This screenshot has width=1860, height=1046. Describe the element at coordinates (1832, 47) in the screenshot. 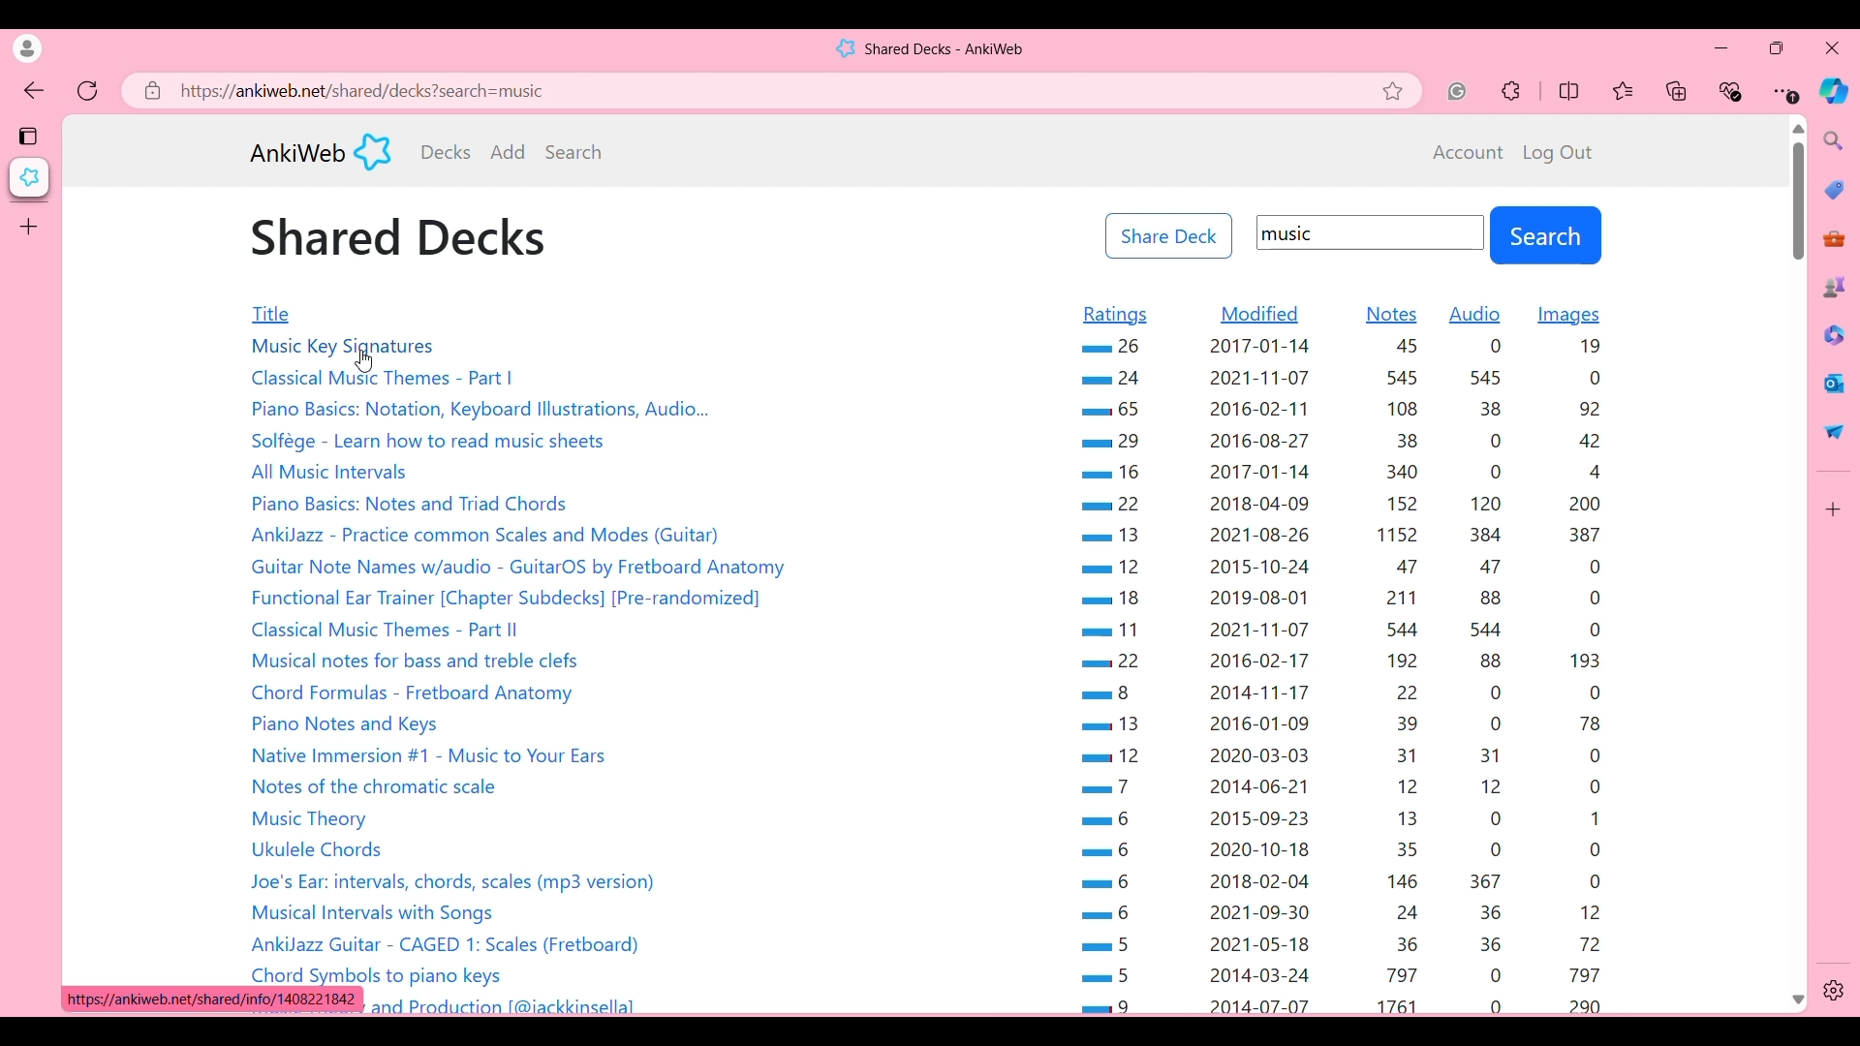

I see `Close browser` at that location.